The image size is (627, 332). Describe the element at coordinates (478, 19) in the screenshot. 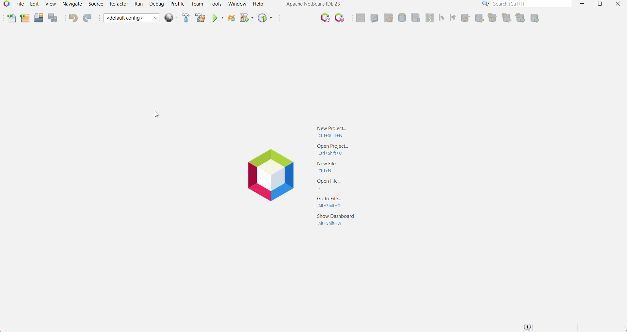

I see `Fetch from Upstream` at that location.